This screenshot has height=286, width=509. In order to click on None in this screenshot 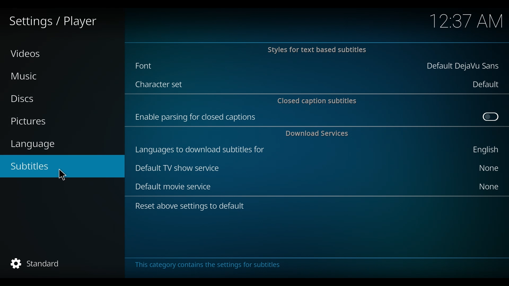, I will do `click(488, 187)`.